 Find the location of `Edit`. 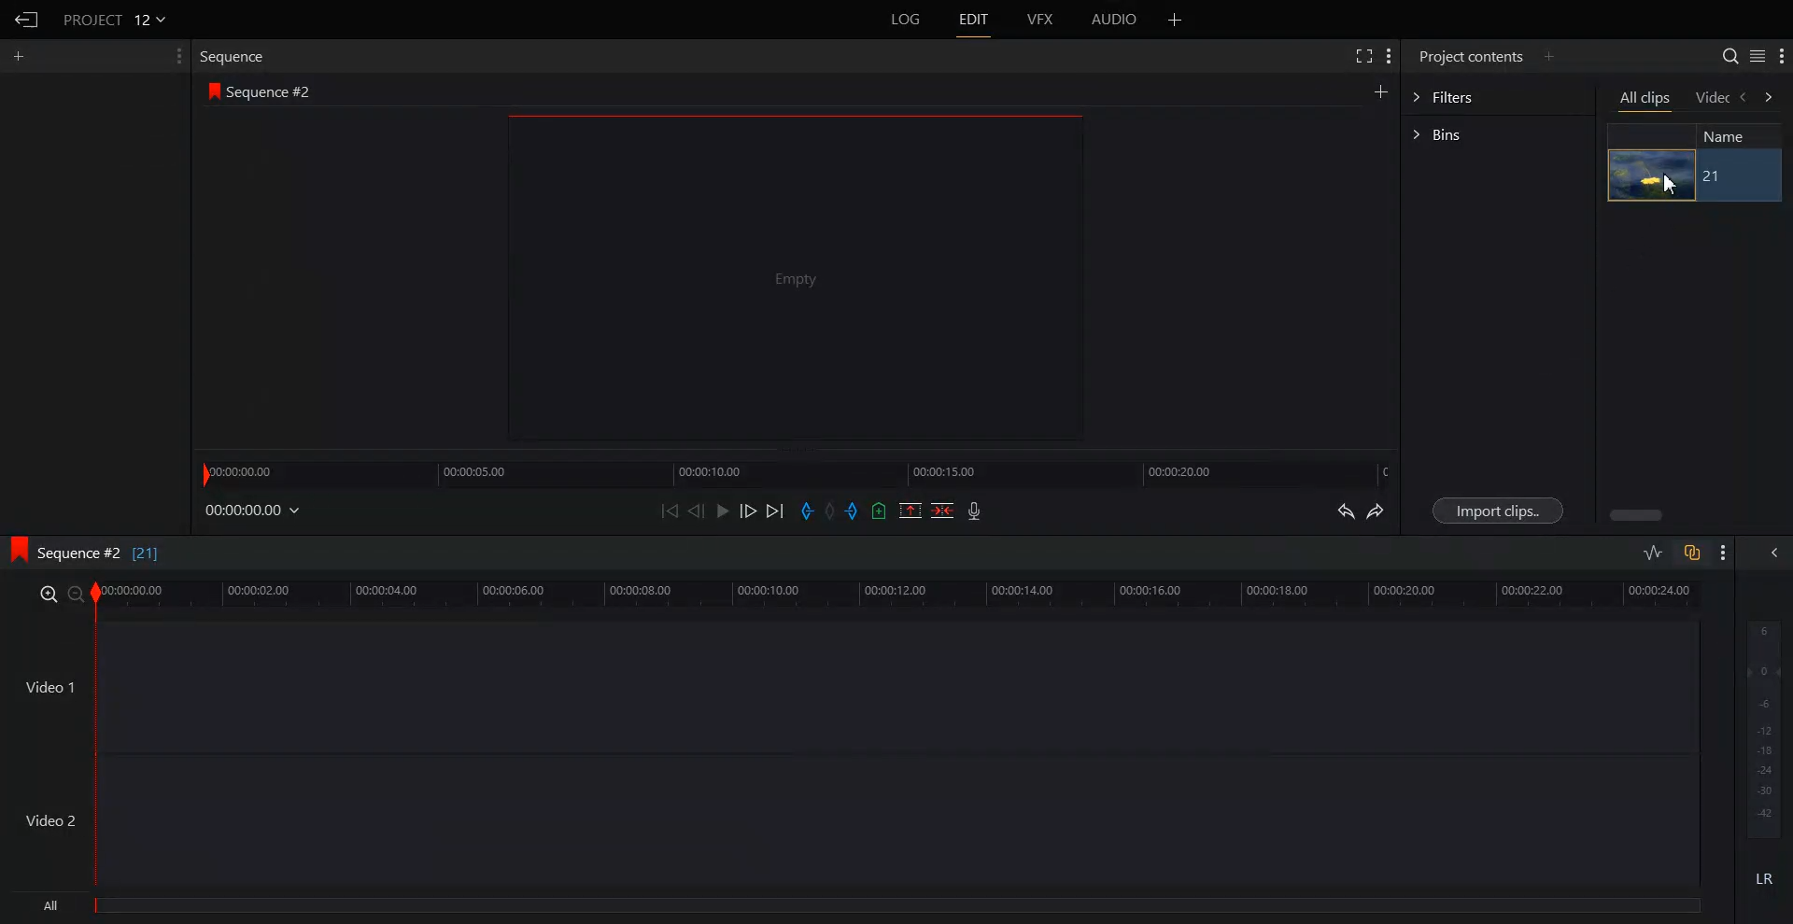

Edit is located at coordinates (973, 20).